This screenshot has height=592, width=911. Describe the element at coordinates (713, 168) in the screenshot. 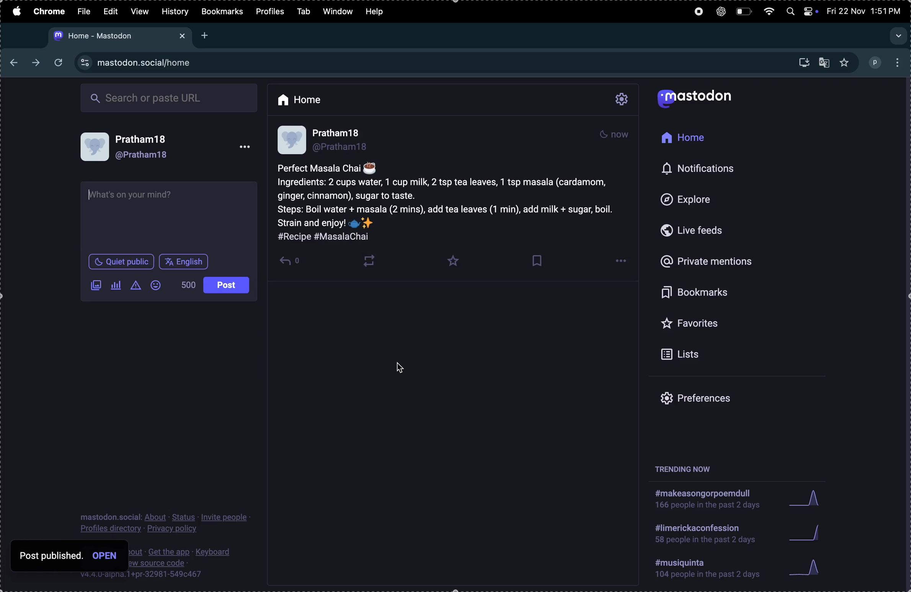

I see `notifications` at that location.